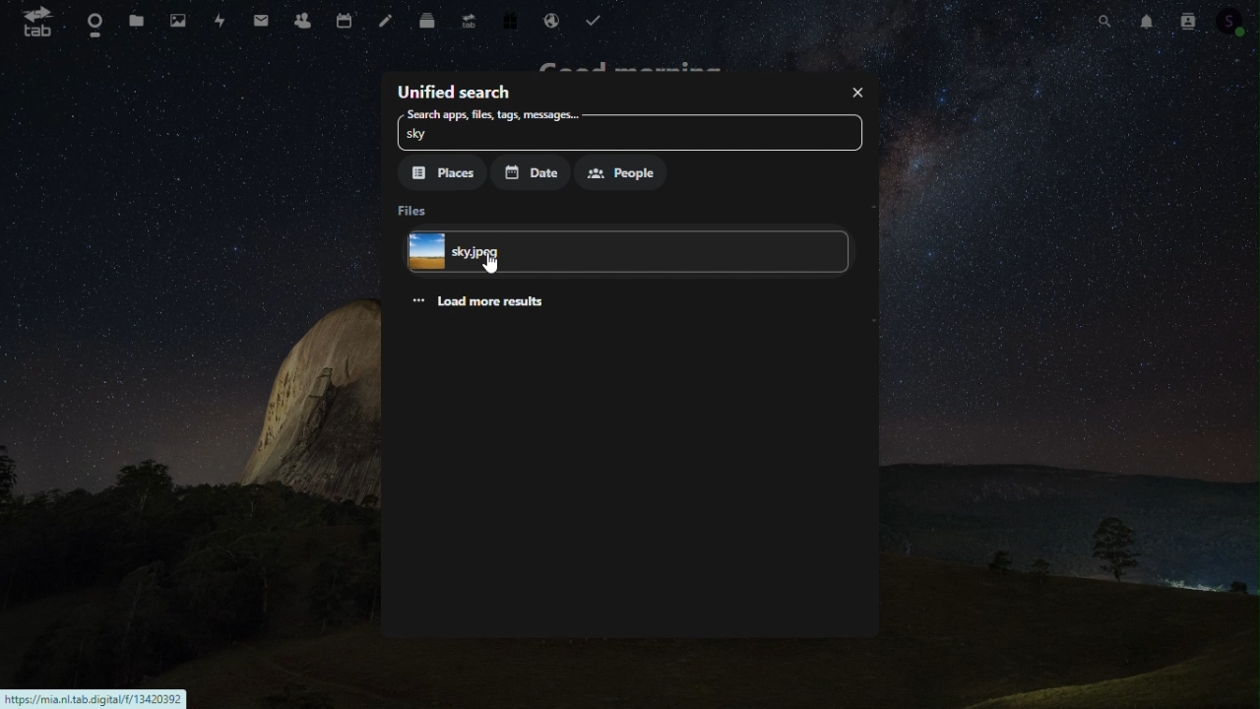 This screenshot has height=709, width=1260. Describe the element at coordinates (442, 174) in the screenshot. I see `Places` at that location.